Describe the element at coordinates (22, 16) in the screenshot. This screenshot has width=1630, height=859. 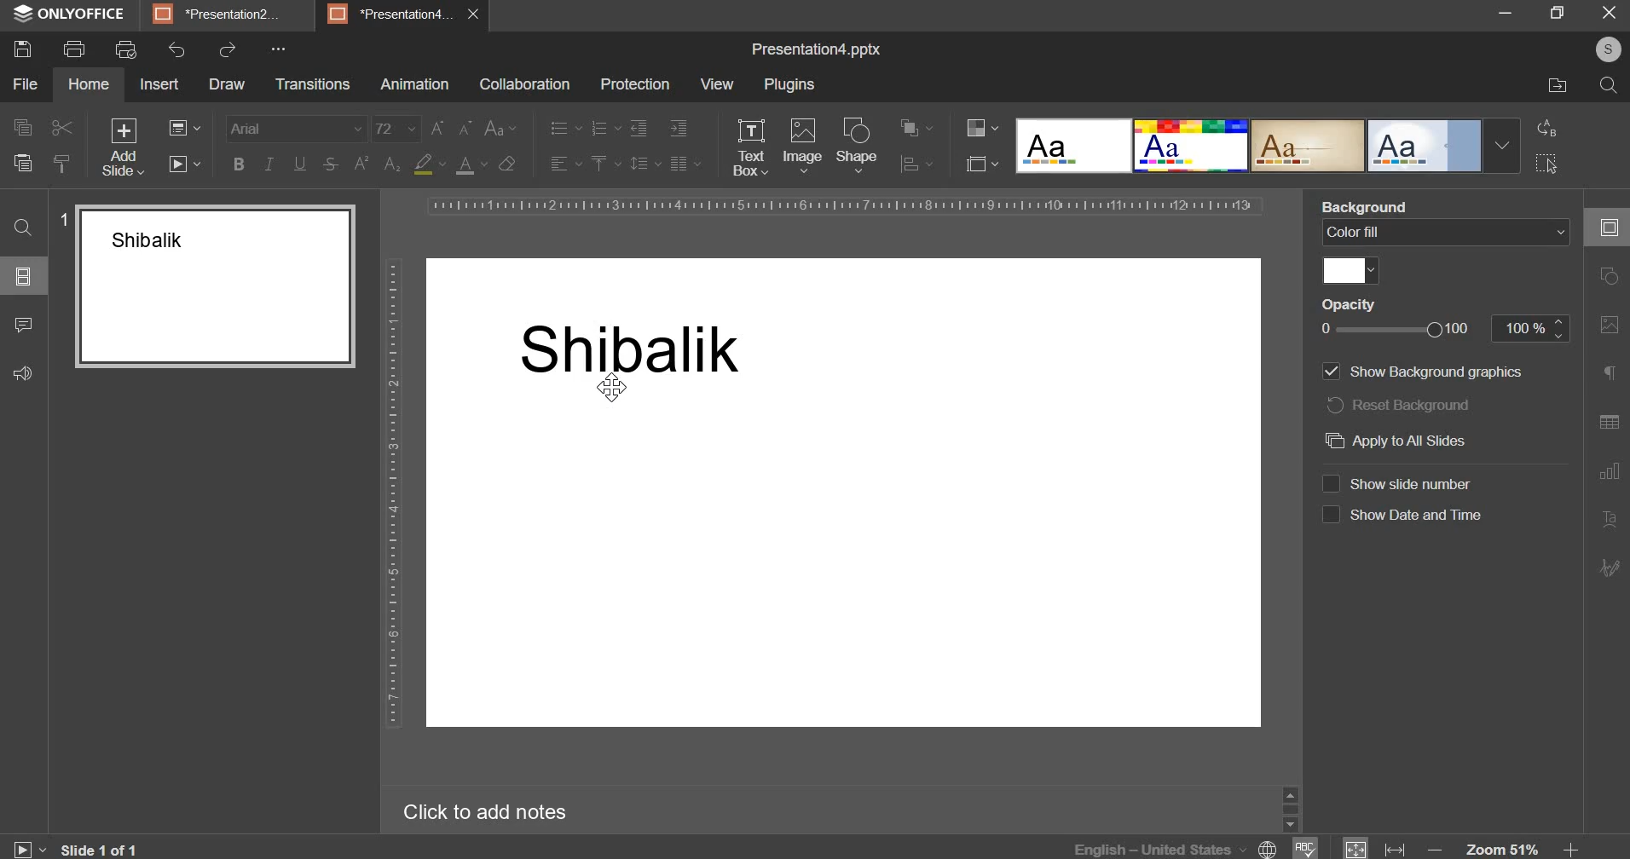
I see `onlyoffice logo` at that location.